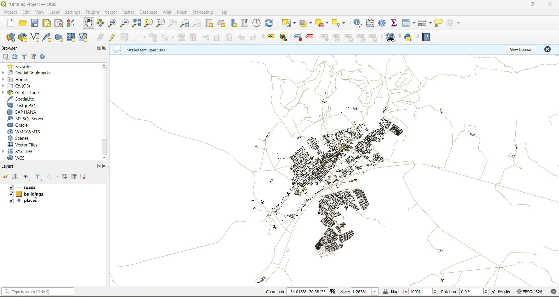  Describe the element at coordinates (39, 291) in the screenshot. I see `statusbar` at that location.